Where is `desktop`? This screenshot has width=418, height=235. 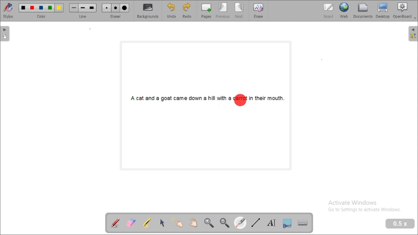 desktop is located at coordinates (383, 10).